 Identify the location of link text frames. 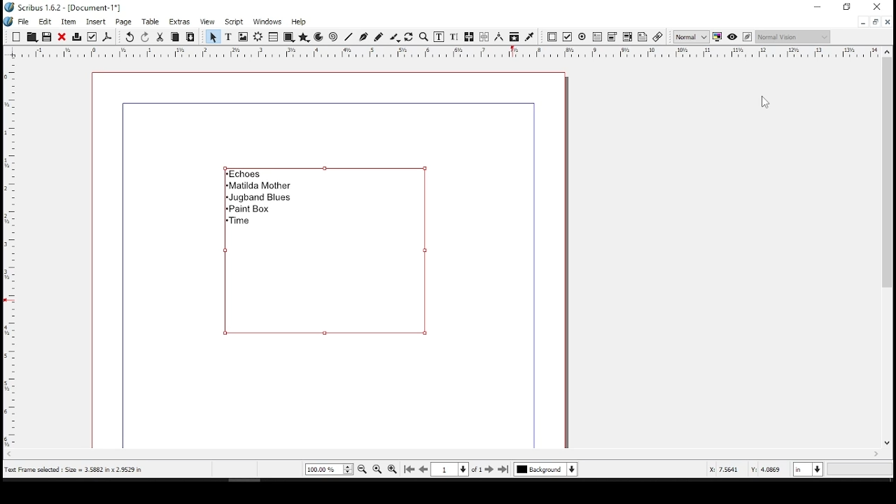
(469, 38).